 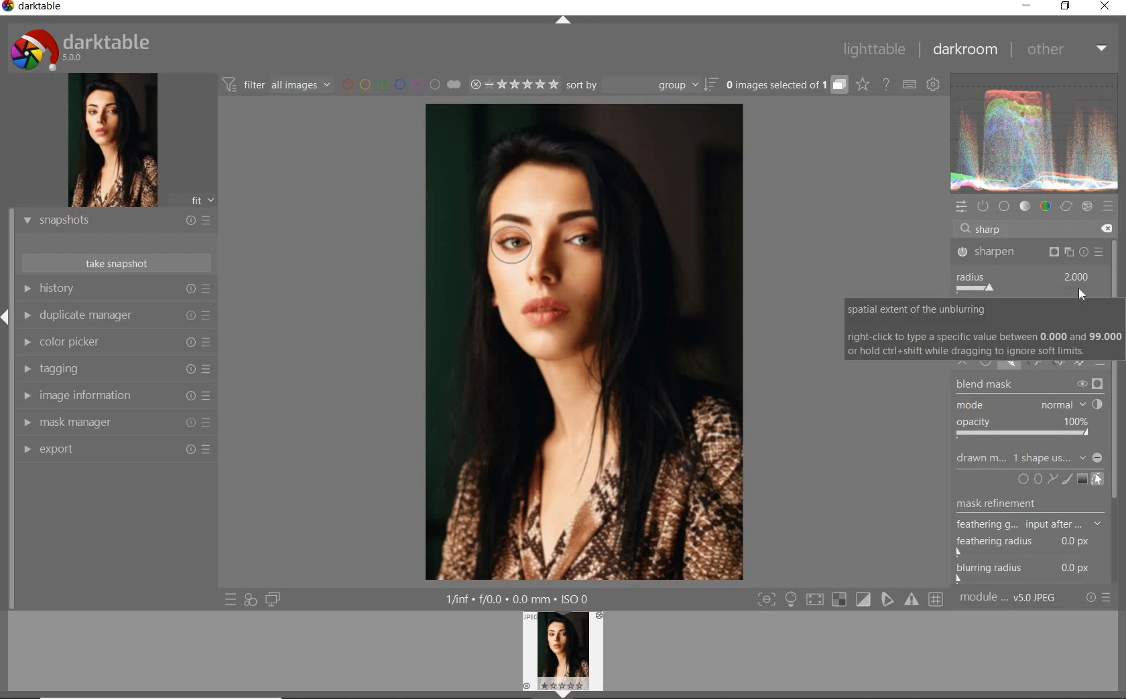 What do you see at coordinates (1040, 457) in the screenshot?
I see `no mask` at bounding box center [1040, 457].